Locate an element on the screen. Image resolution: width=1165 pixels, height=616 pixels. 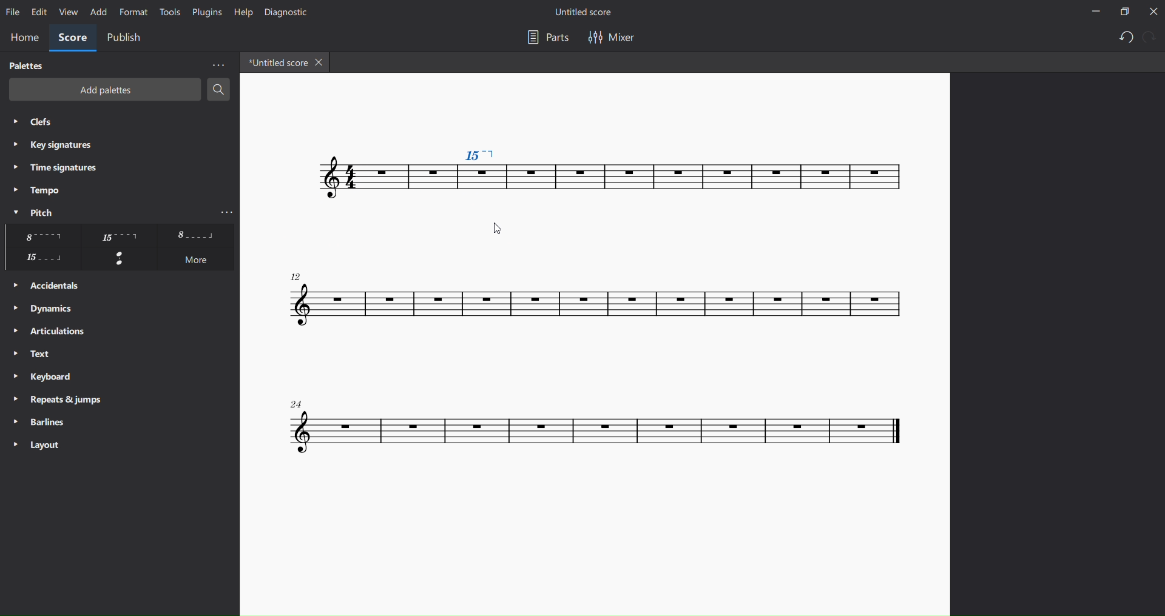
other pitch is located at coordinates (41, 259).